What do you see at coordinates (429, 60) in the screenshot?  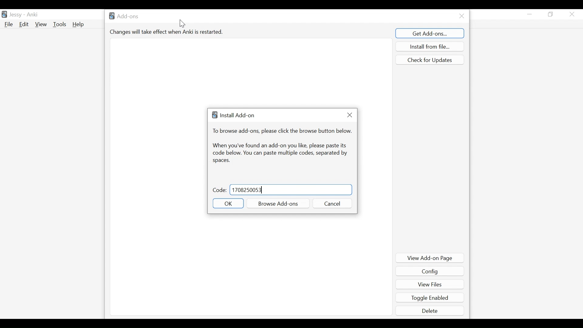 I see `Check for updates` at bounding box center [429, 60].